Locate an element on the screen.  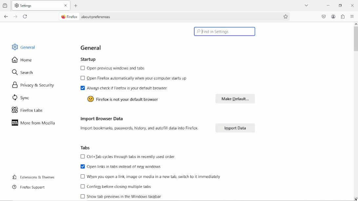
find in settings is located at coordinates (225, 31).